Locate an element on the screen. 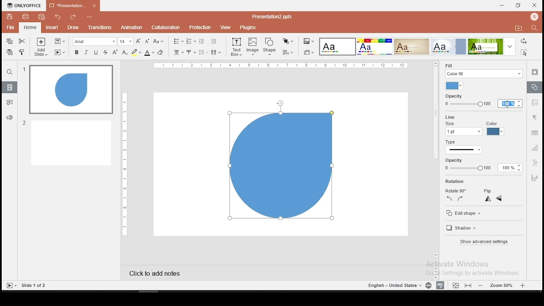  theme is located at coordinates (374, 46).